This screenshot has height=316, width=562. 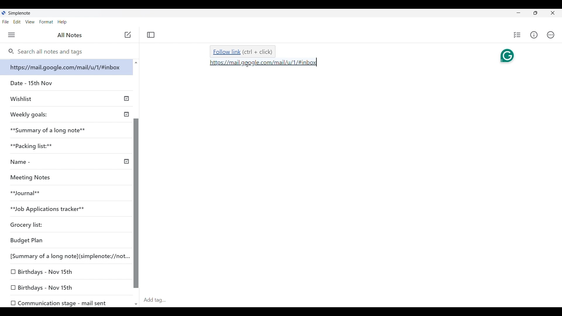 I want to click on Software name, so click(x=19, y=13).